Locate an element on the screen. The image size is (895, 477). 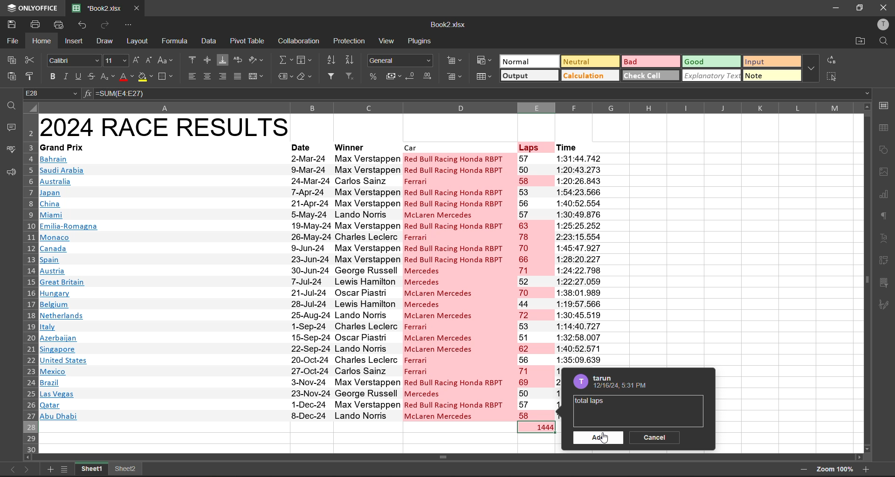
laps is located at coordinates (531, 147).